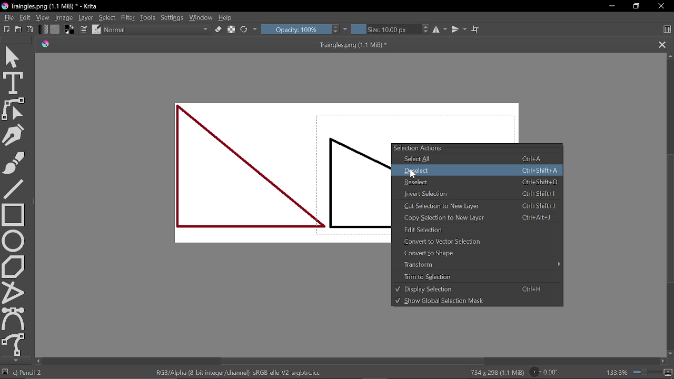  I want to click on 734 x 296 (1.1 MiB), so click(495, 372).